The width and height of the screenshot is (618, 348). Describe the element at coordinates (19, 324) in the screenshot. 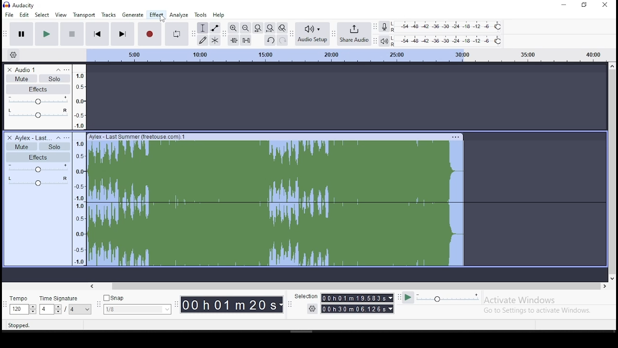

I see `stopped` at that location.